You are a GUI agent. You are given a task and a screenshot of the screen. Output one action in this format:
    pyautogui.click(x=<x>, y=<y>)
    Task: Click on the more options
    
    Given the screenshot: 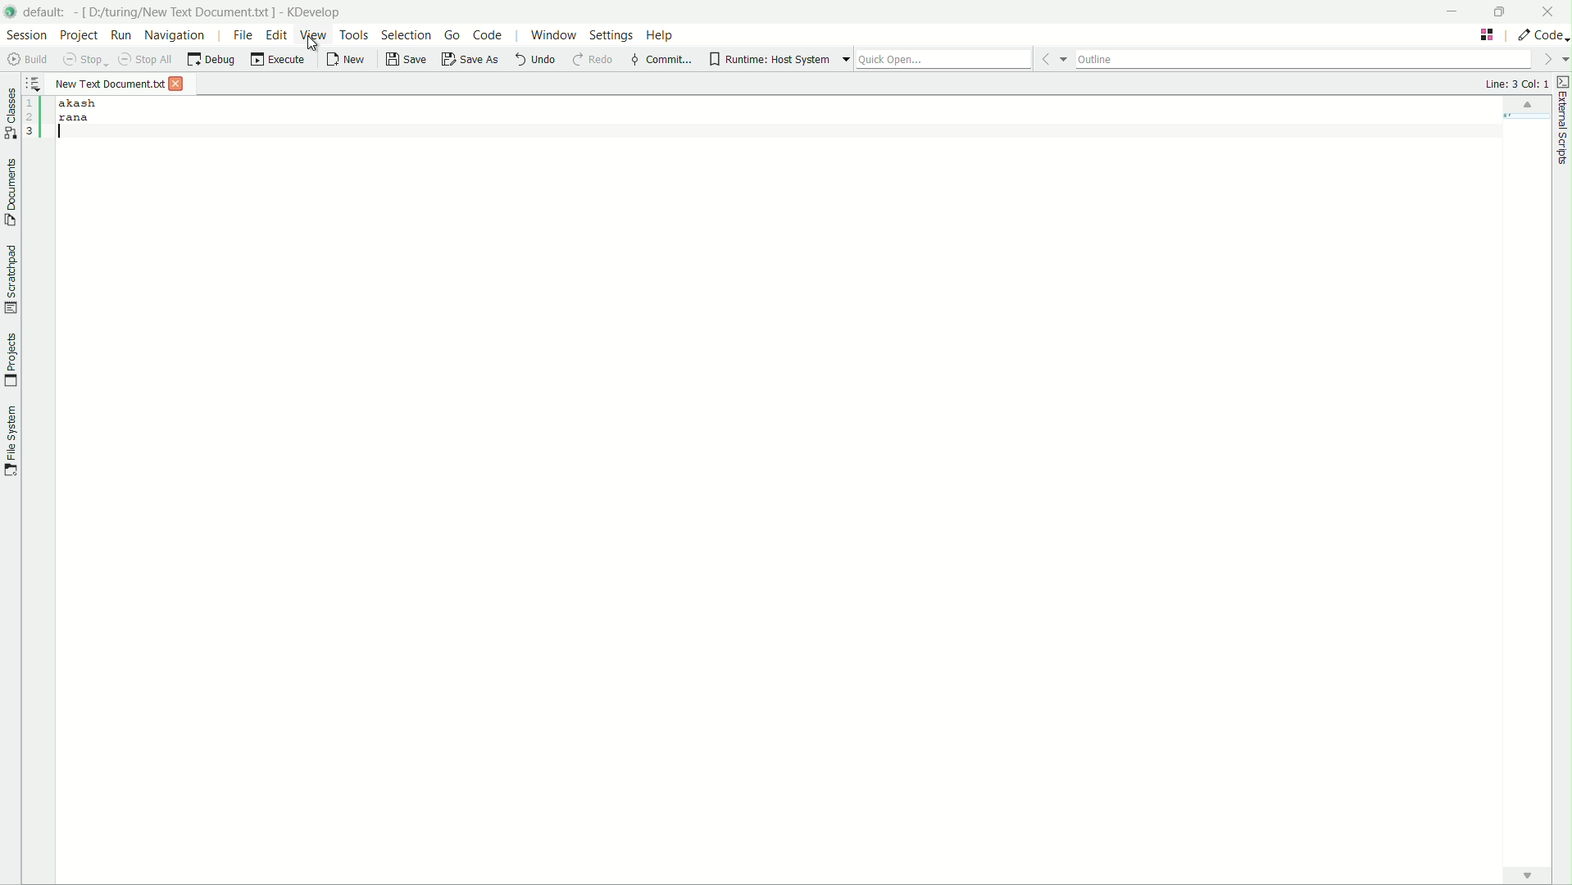 What is the action you would take?
    pyautogui.click(x=835, y=59)
    